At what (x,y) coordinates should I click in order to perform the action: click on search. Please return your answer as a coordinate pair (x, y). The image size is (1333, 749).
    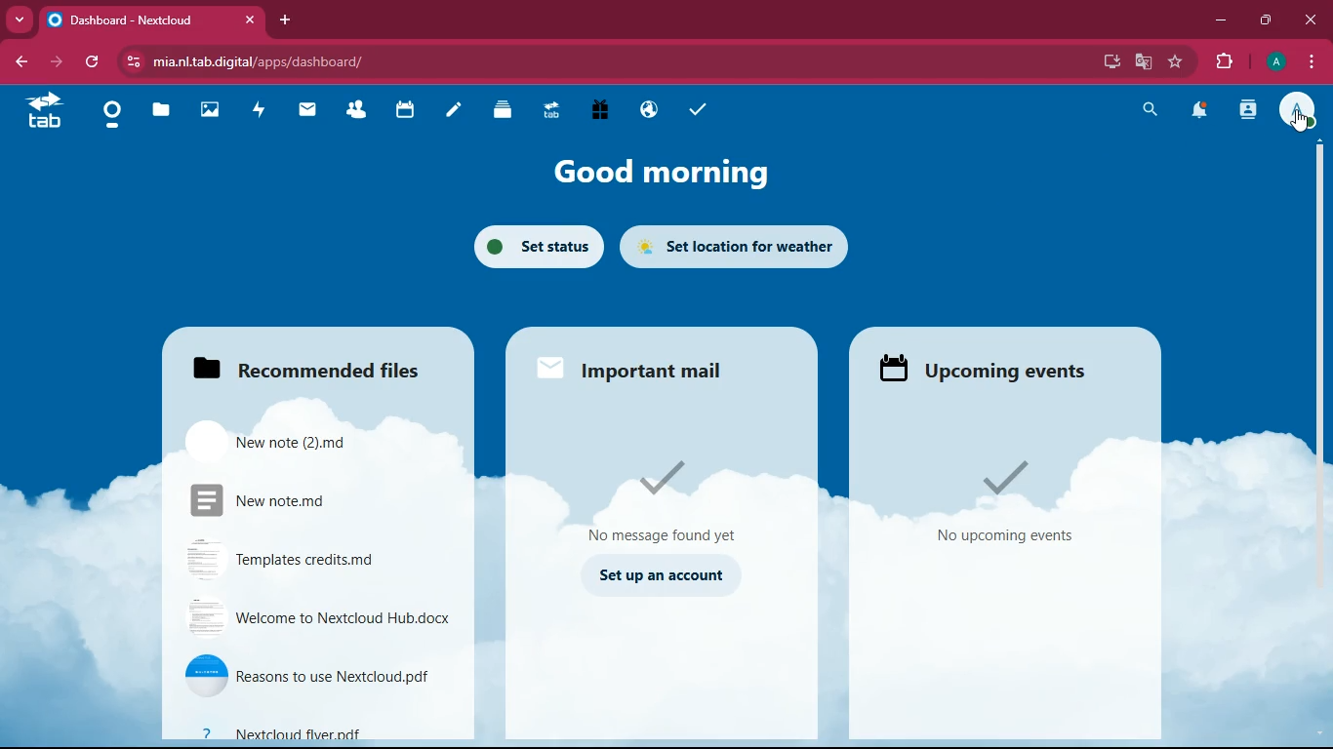
    Looking at the image, I should click on (1149, 109).